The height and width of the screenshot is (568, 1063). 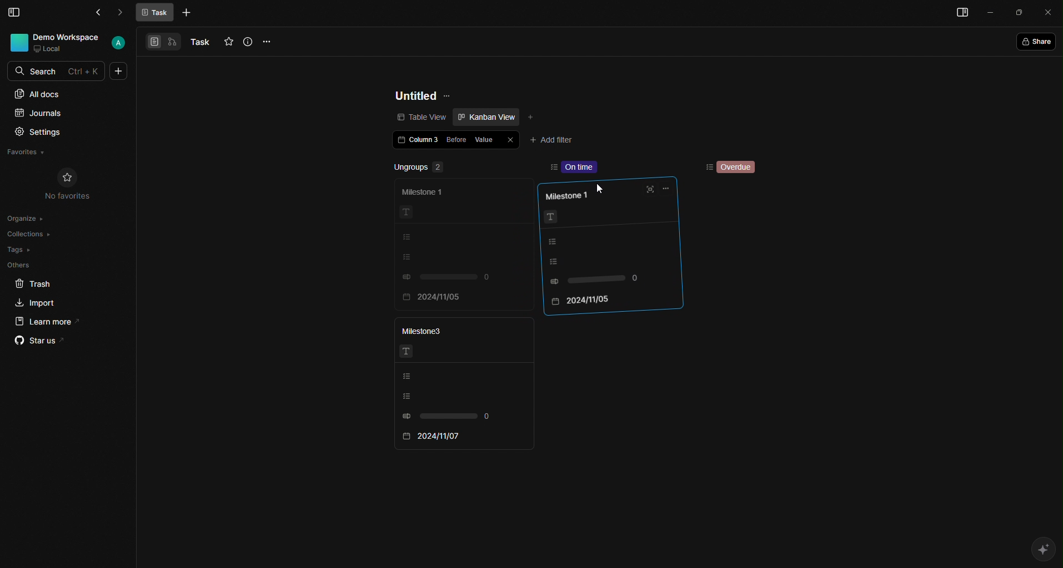 I want to click on Cursor, so click(x=601, y=190).